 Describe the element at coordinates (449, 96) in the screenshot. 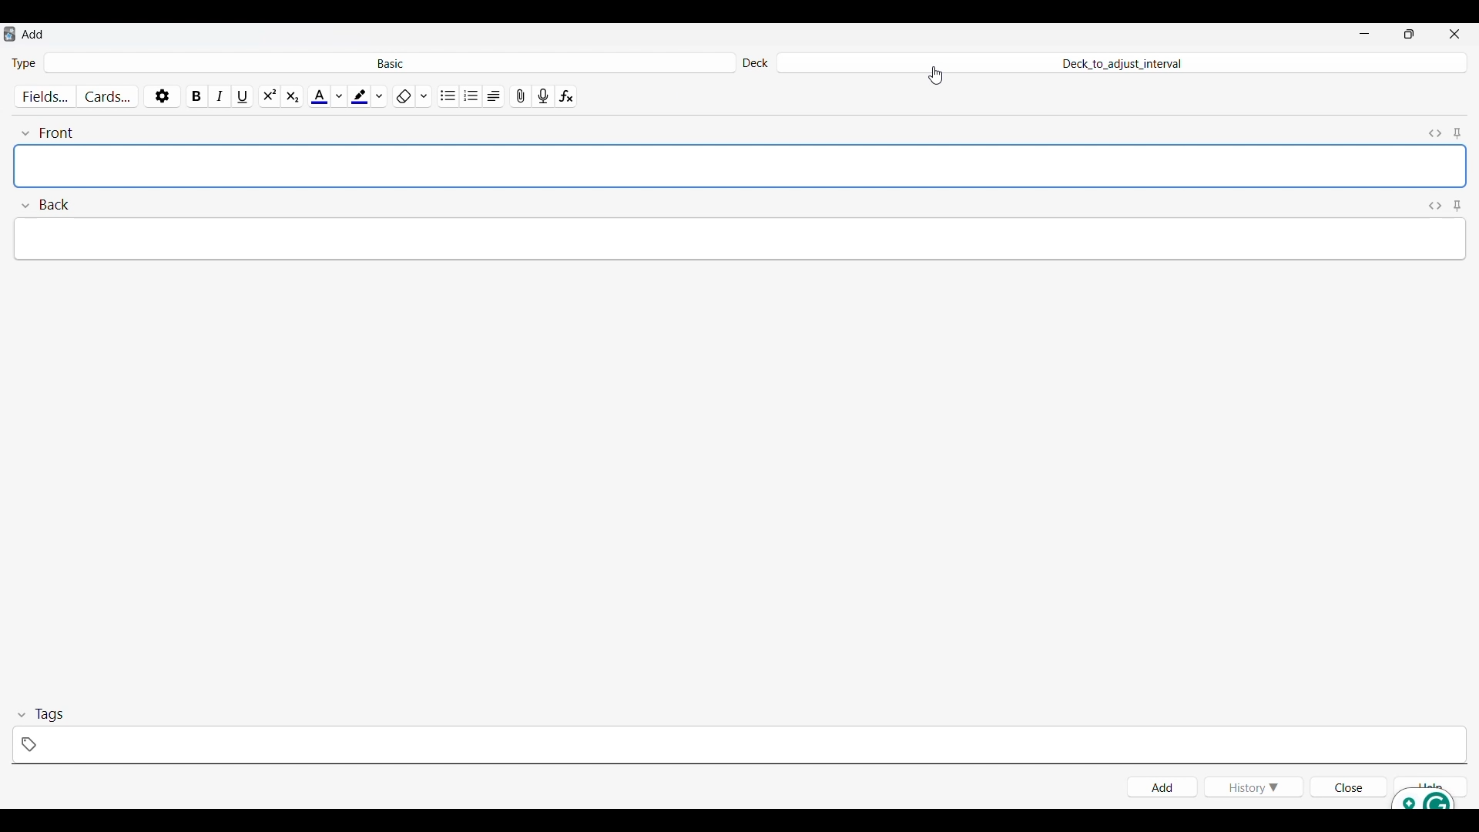

I see `Unordered list` at that location.